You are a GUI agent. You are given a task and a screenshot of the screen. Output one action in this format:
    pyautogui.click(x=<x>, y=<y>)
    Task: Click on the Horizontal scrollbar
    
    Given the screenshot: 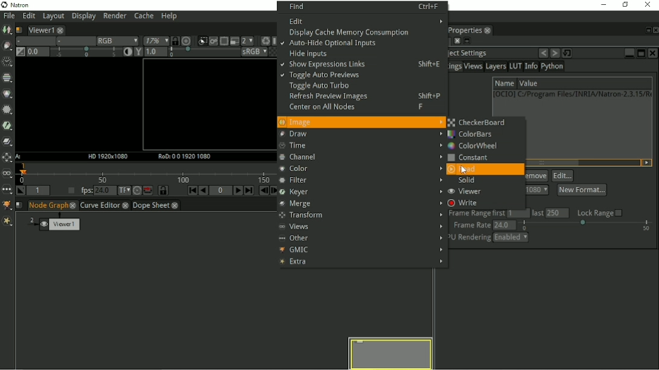 What is the action you would take?
    pyautogui.click(x=551, y=163)
    